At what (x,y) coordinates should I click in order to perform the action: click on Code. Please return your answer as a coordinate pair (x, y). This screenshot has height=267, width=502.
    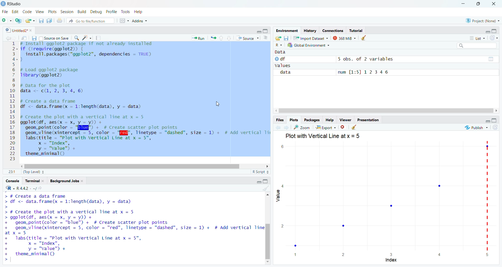
    Looking at the image, I should click on (28, 12).